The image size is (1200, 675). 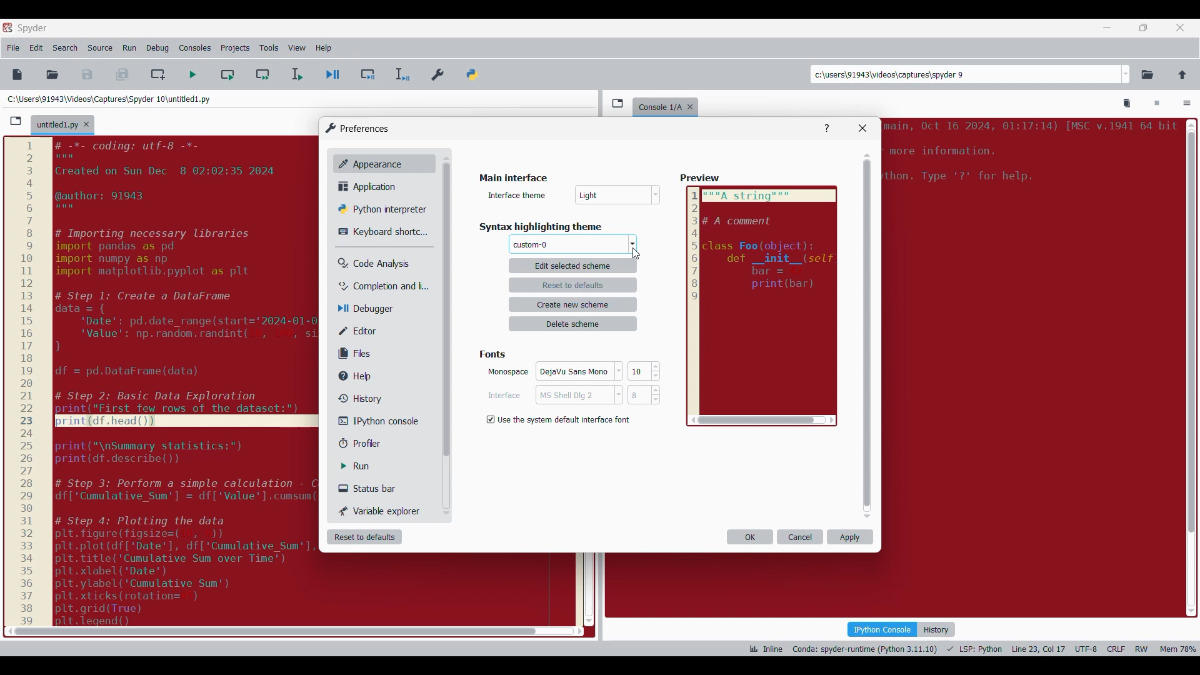 I want to click on Setting options under Background, so click(x=561, y=418).